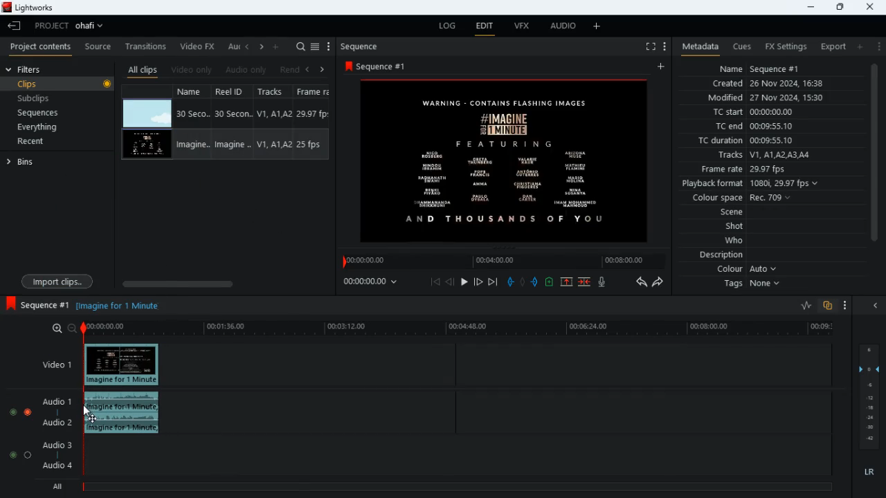  What do you see at coordinates (808, 7) in the screenshot?
I see `minimize` at bounding box center [808, 7].